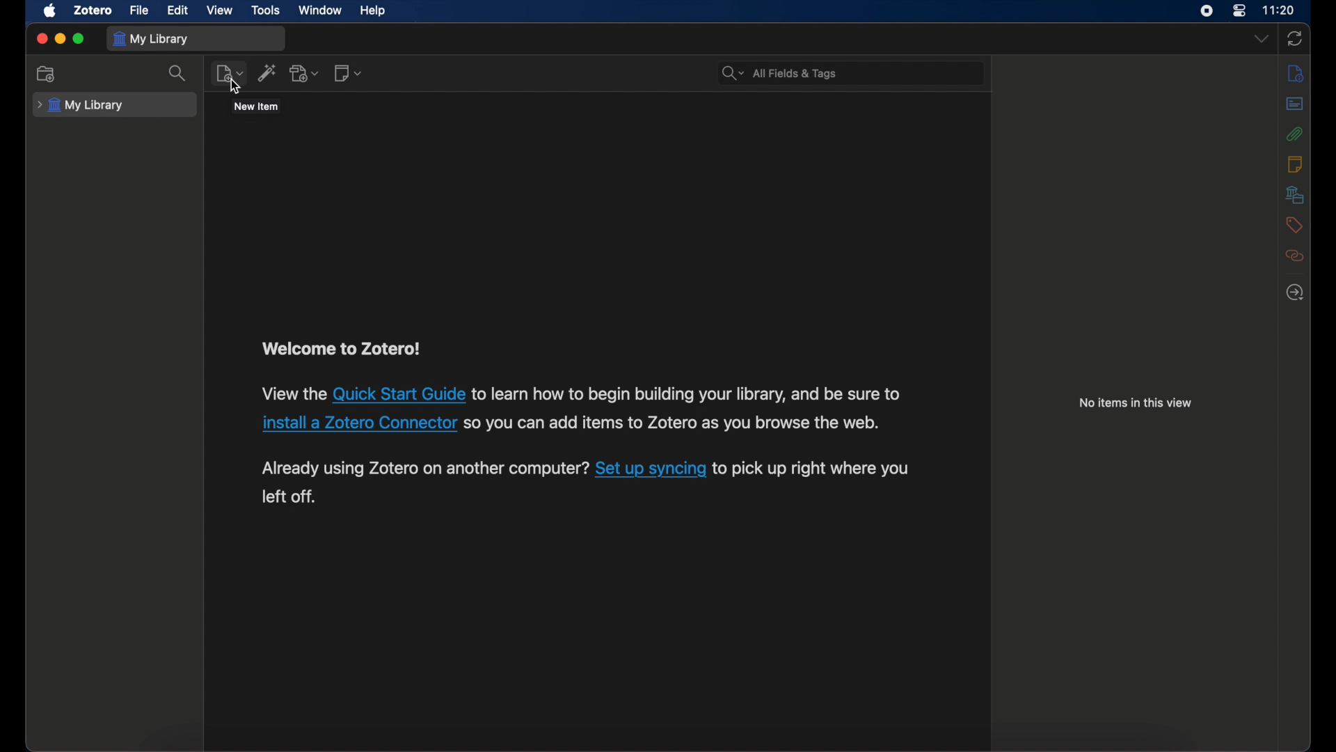  What do you see at coordinates (1239, 11) in the screenshot?
I see `control center` at bounding box center [1239, 11].